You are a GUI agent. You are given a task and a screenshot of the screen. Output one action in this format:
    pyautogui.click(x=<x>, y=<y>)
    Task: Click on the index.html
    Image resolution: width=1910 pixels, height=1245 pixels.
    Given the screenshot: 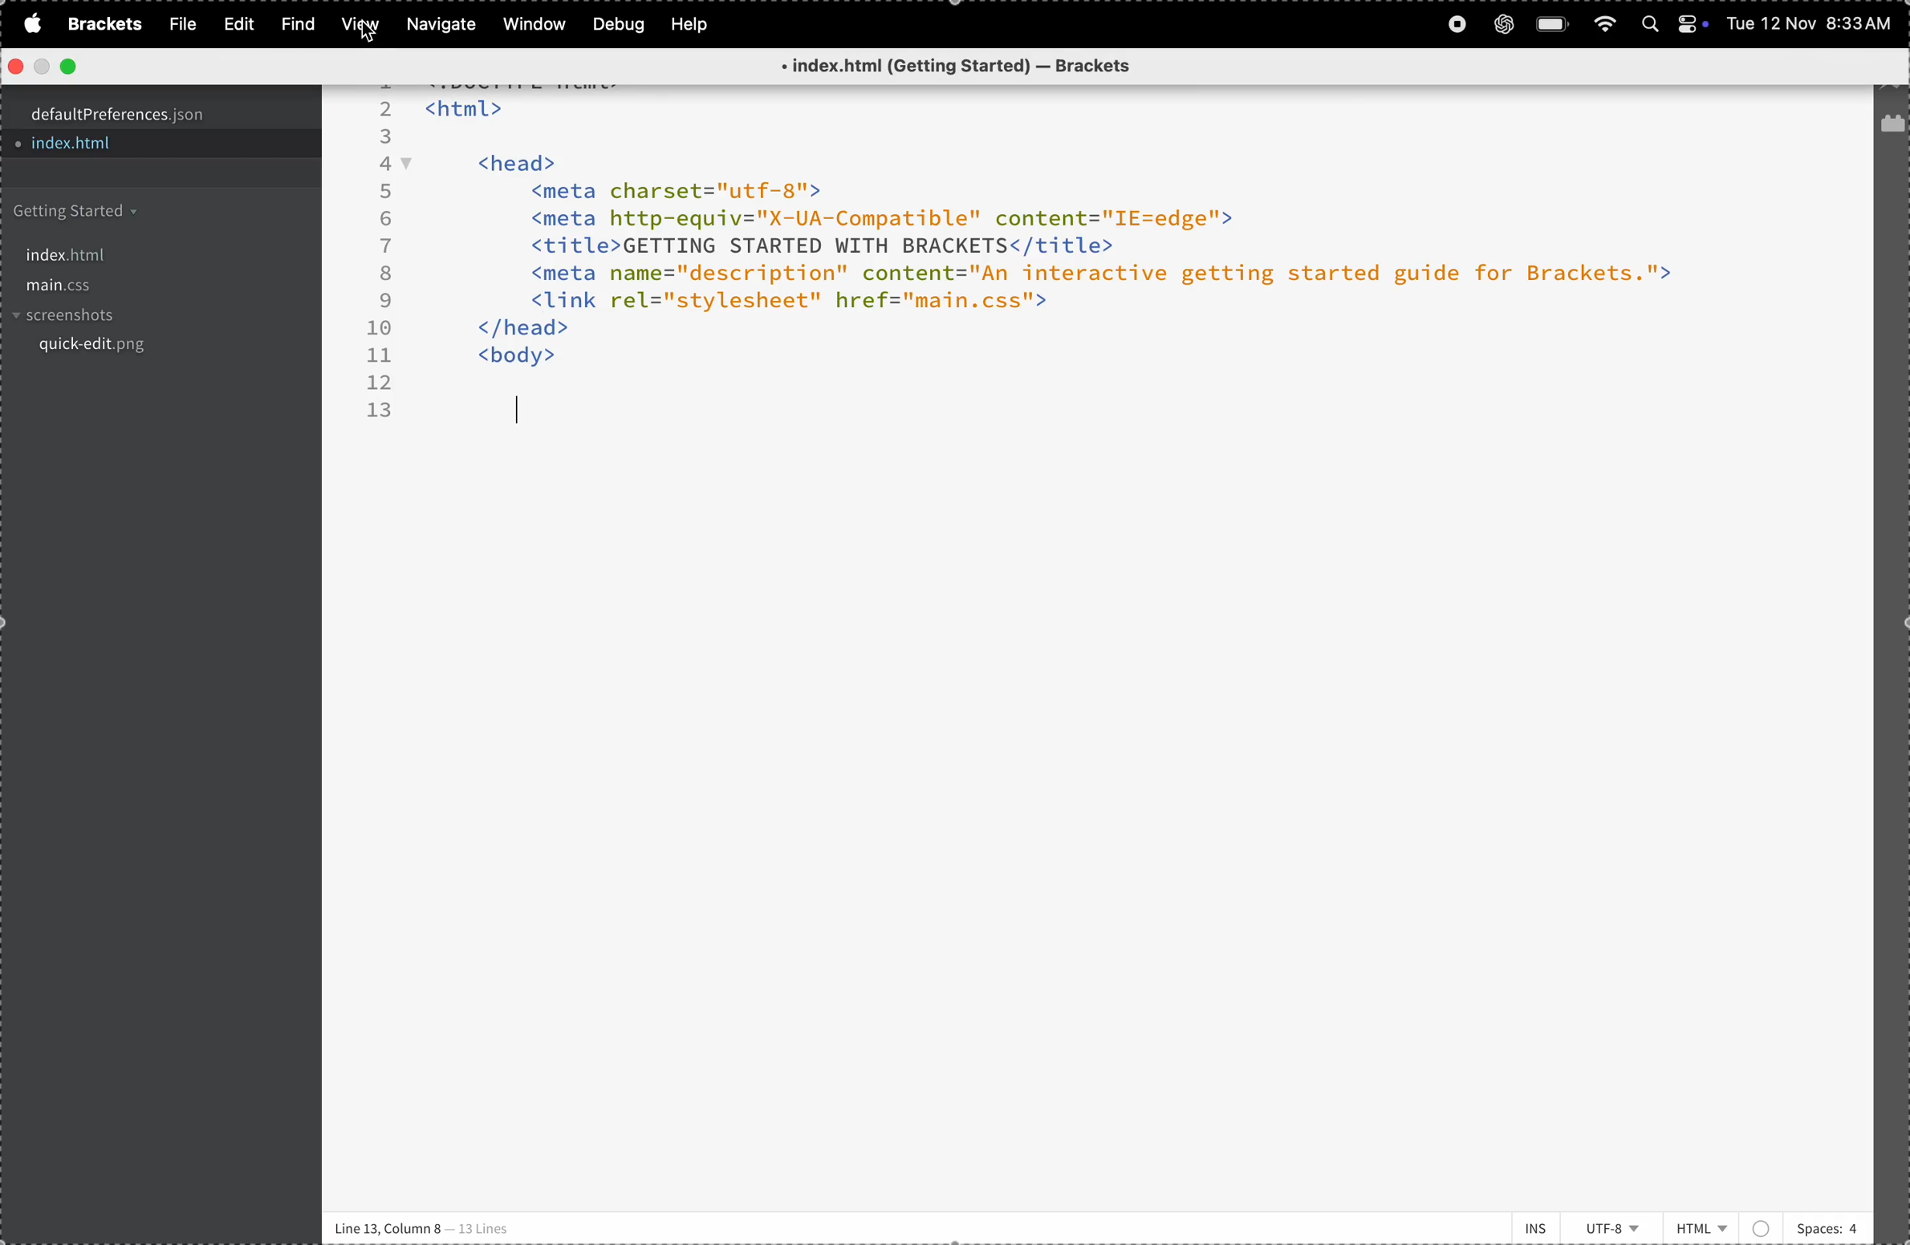 What is the action you would take?
    pyautogui.click(x=119, y=146)
    